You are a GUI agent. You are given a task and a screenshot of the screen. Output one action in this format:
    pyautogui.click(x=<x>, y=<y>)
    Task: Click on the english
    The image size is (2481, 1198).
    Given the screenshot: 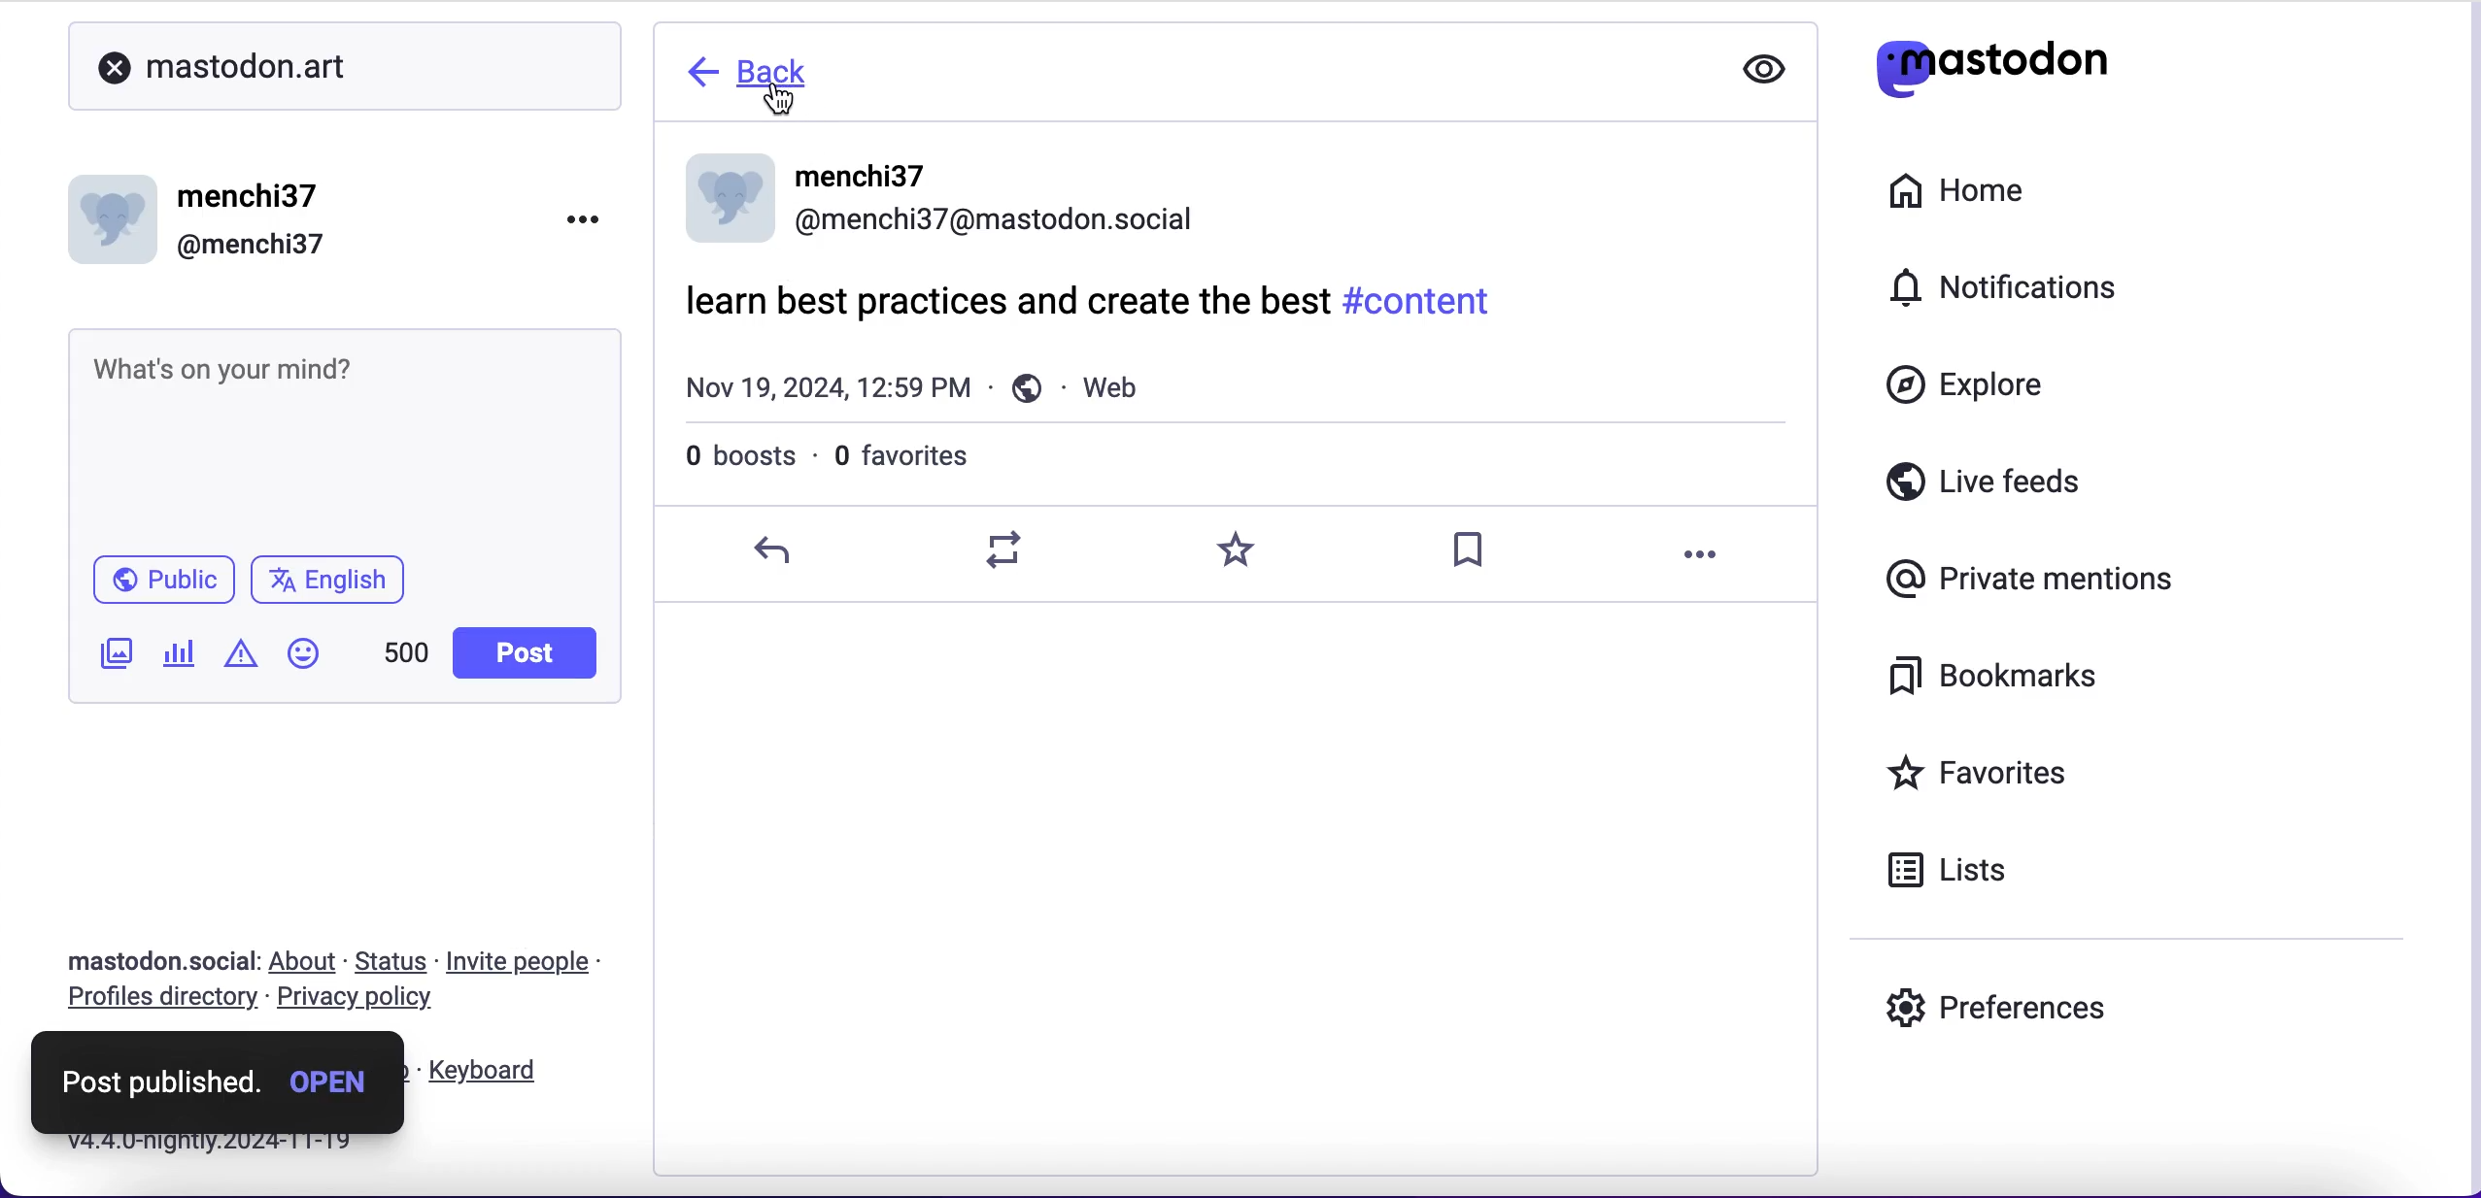 What is the action you would take?
    pyautogui.click(x=341, y=578)
    